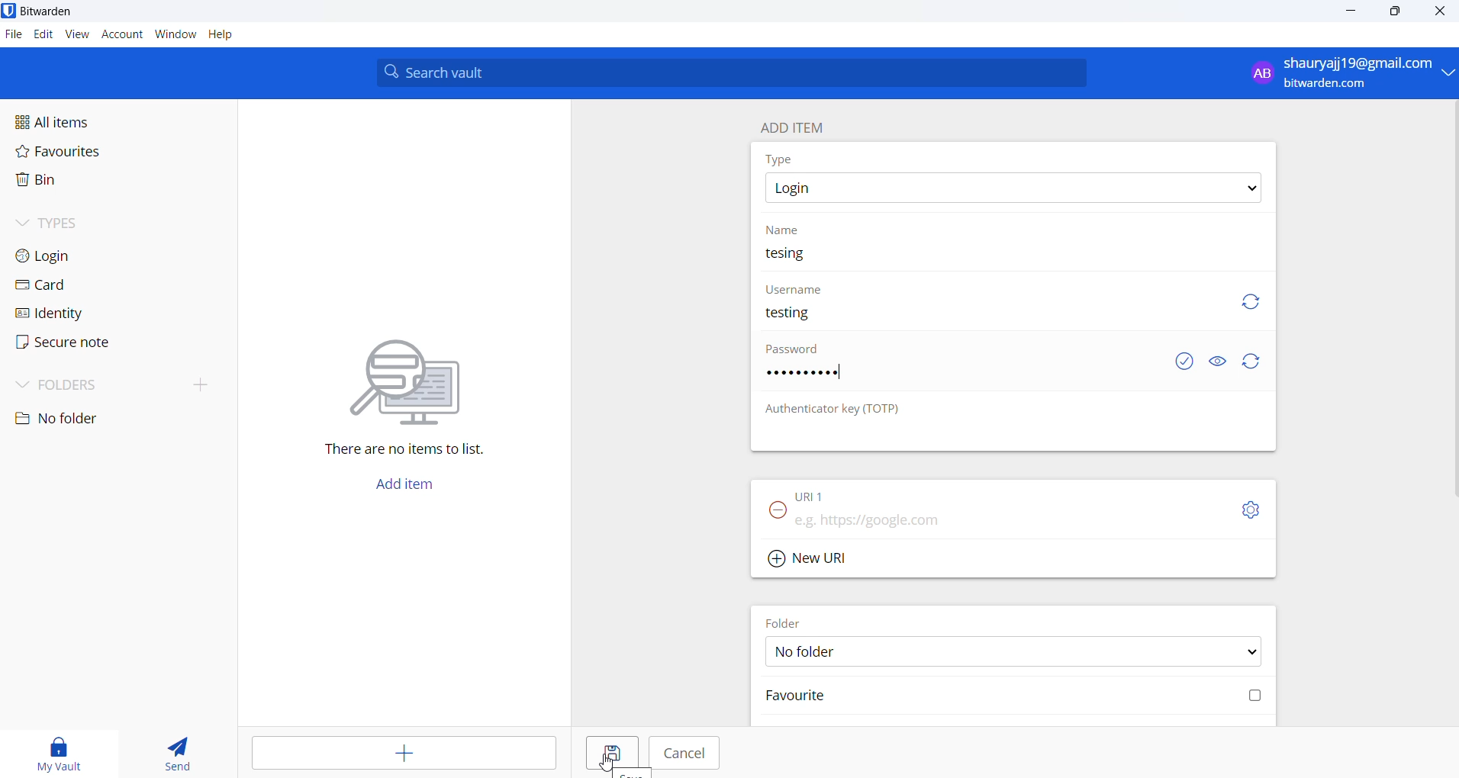  Describe the element at coordinates (1251, 300) in the screenshot. I see ` generate username` at that location.